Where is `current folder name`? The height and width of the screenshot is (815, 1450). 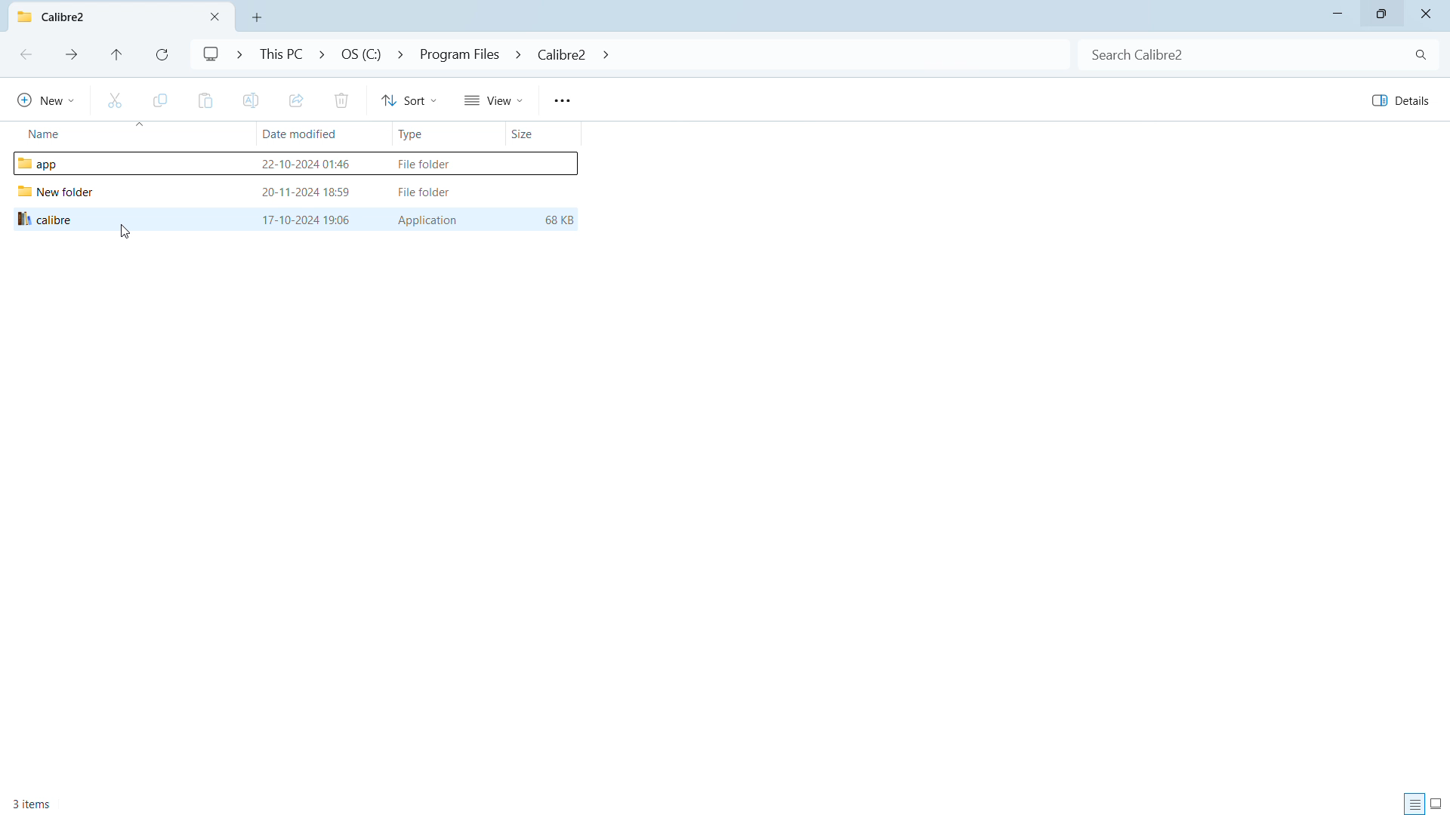
current folder name is located at coordinates (63, 17).